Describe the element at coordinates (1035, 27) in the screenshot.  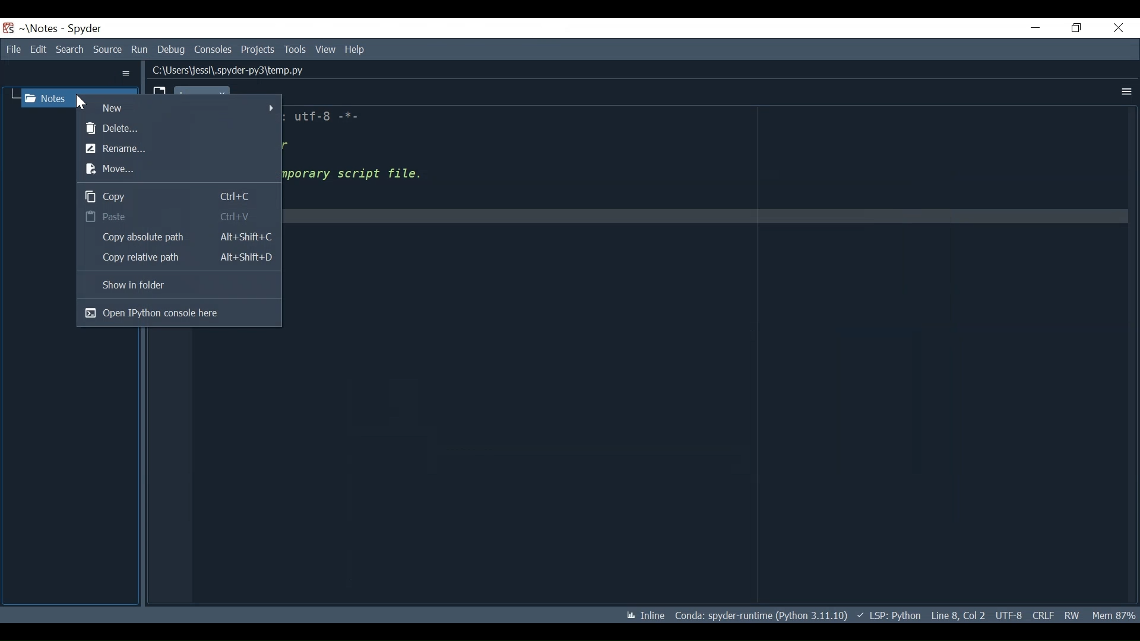
I see `Minimize` at that location.